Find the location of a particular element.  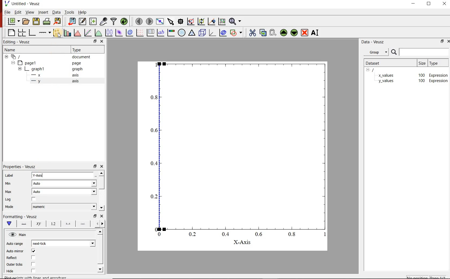

capture remote data is located at coordinates (103, 21).